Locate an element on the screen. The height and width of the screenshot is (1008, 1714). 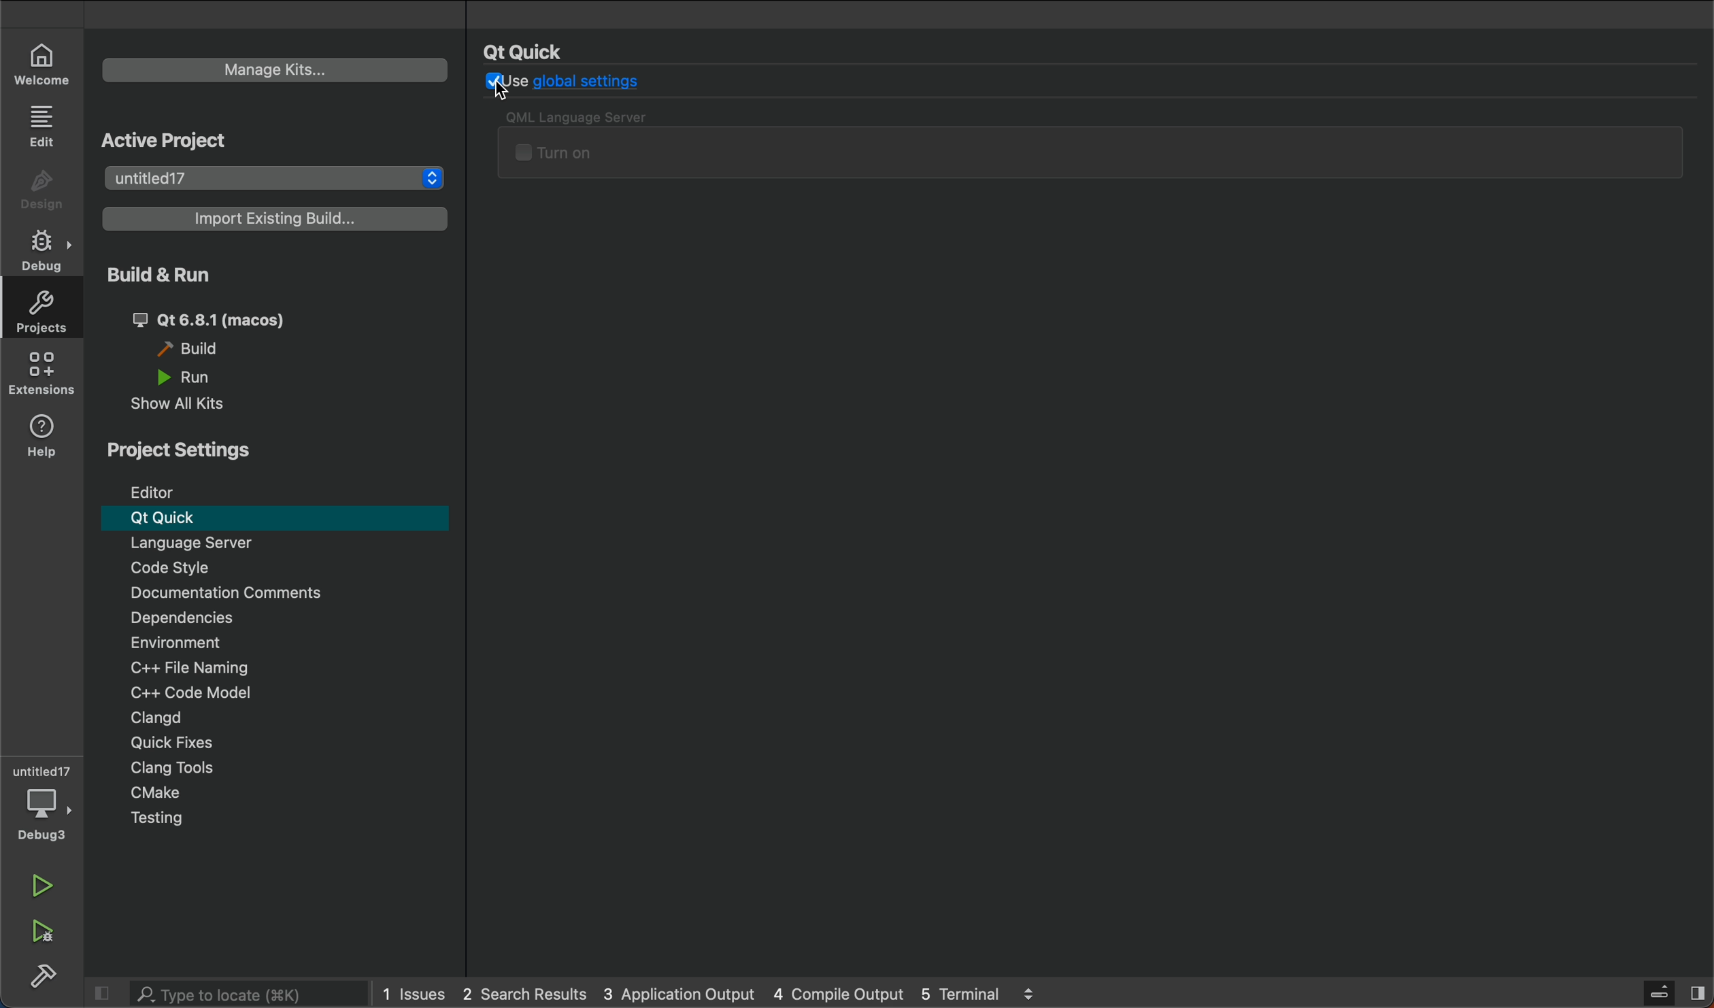
clangd is located at coordinates (279, 717).